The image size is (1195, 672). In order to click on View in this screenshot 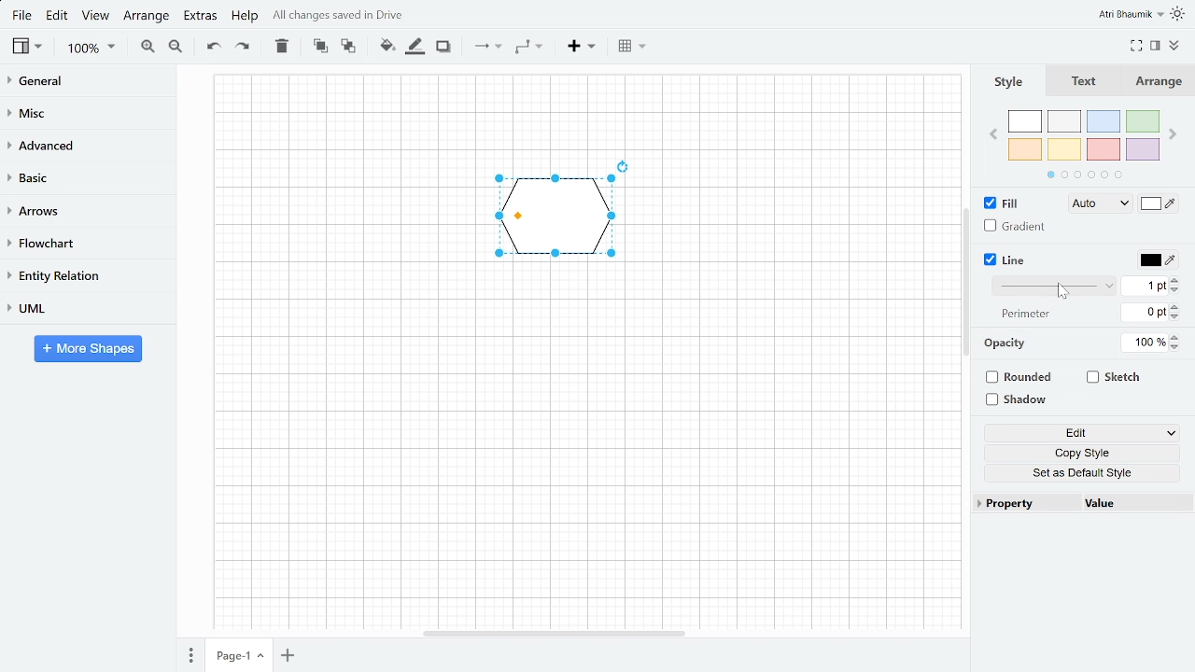, I will do `click(93, 16)`.